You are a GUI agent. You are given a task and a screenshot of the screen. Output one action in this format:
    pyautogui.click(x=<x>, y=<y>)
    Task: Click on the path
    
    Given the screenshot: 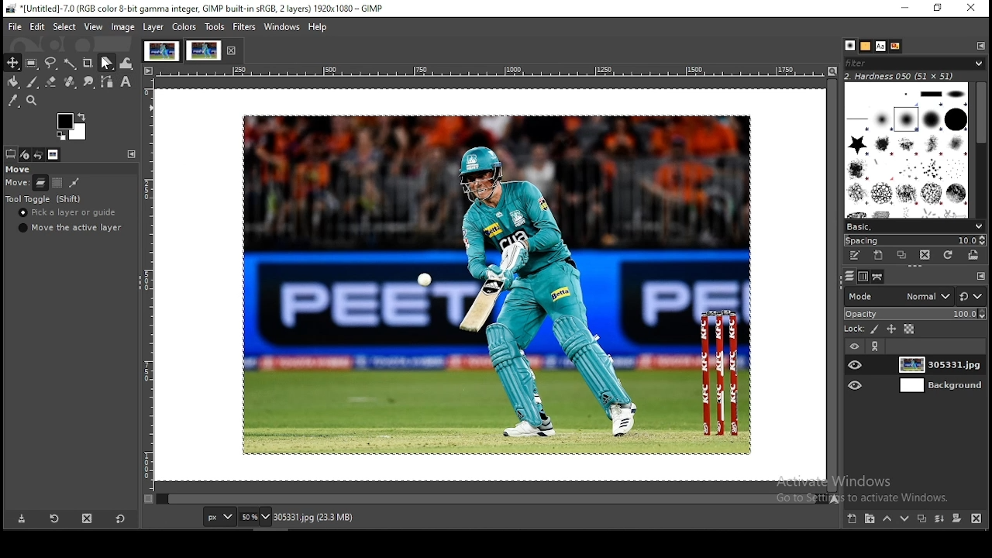 What is the action you would take?
    pyautogui.click(x=77, y=181)
    